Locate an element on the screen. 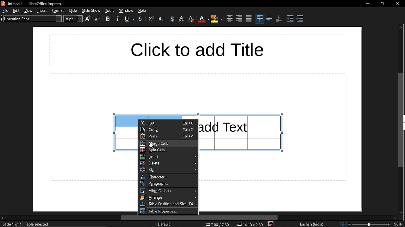 Image resolution: width=405 pixels, height=227 pixels. highlight is located at coordinates (216, 20).